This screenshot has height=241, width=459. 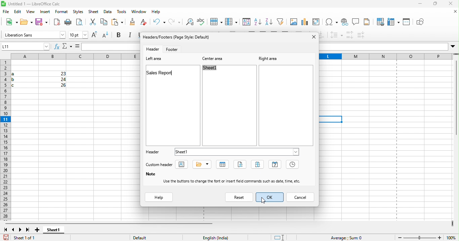 I want to click on spelling, so click(x=189, y=23).